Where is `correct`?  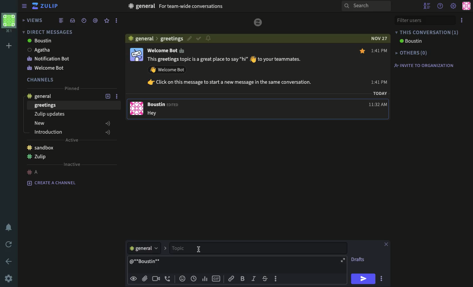 correct is located at coordinates (198, 39).